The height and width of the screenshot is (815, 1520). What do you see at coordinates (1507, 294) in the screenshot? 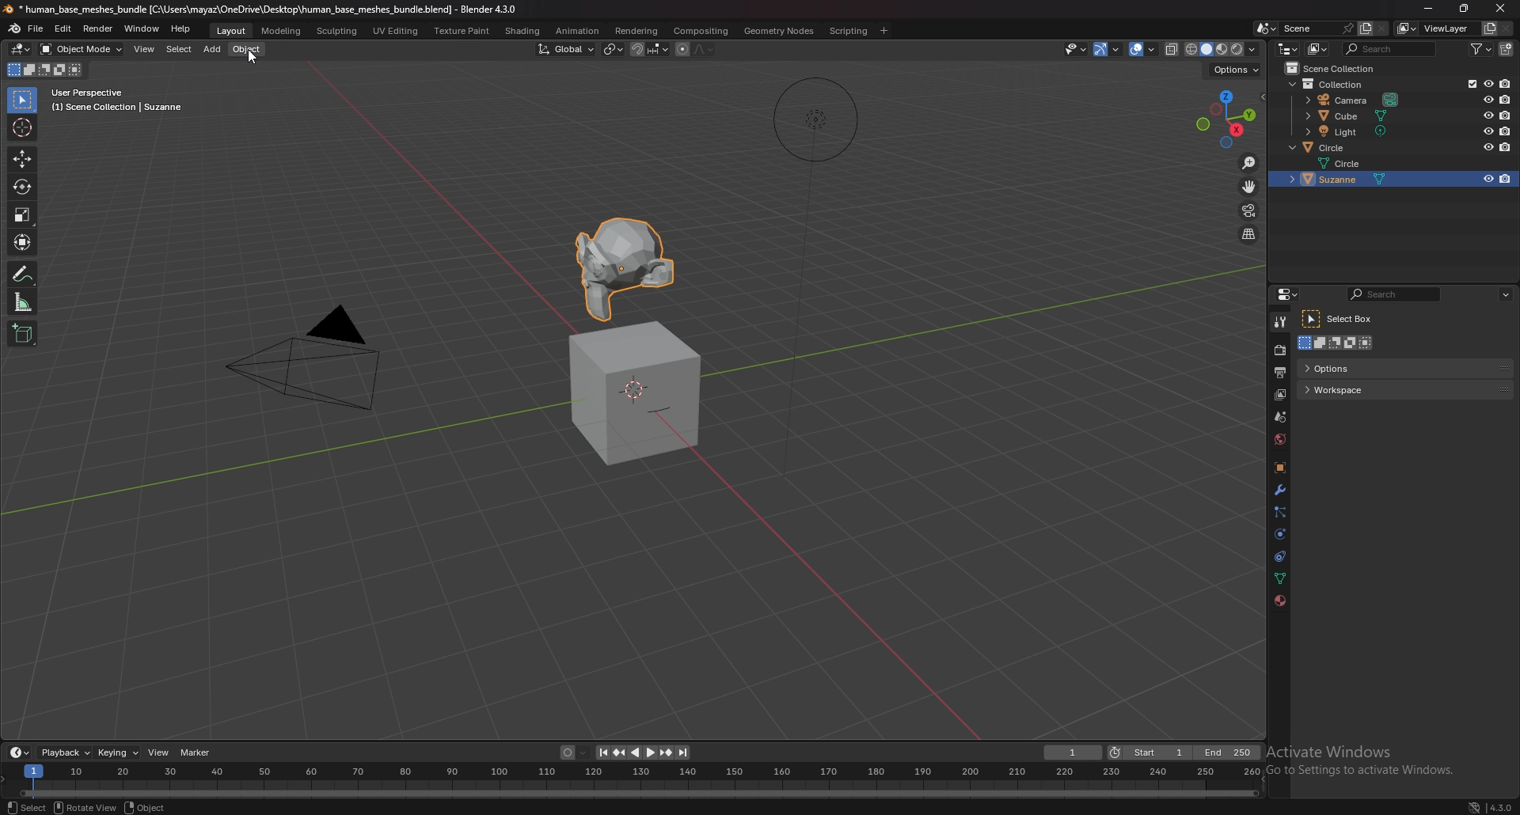
I see `options` at bounding box center [1507, 294].